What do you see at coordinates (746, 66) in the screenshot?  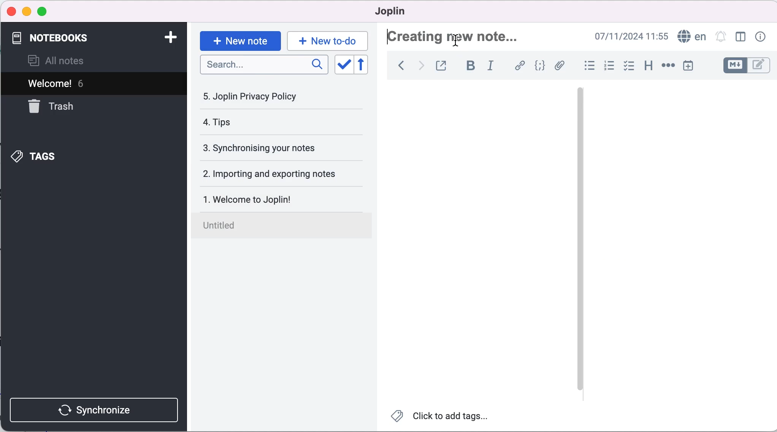 I see `toggle editors` at bounding box center [746, 66].